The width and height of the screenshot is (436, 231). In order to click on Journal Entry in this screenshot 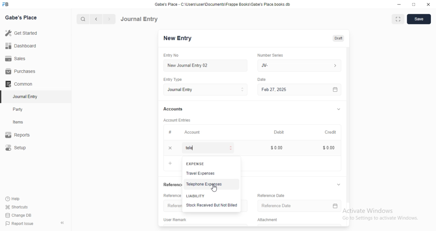, I will do `click(205, 90)`.